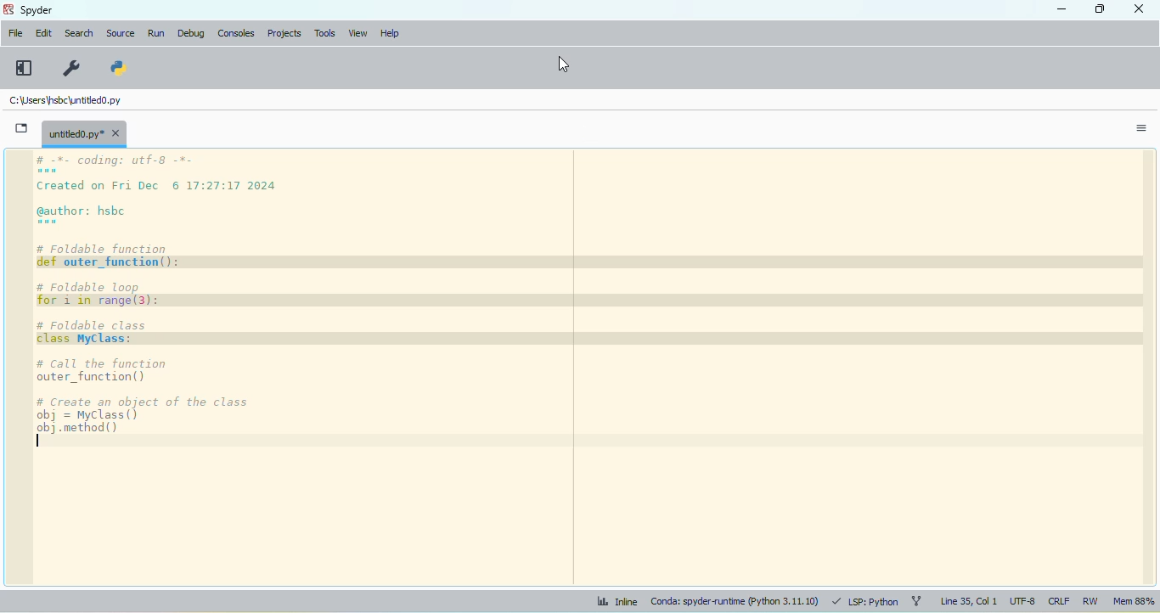 The width and height of the screenshot is (1160, 613). Describe the element at coordinates (84, 133) in the screenshot. I see `untitled0.py` at that location.